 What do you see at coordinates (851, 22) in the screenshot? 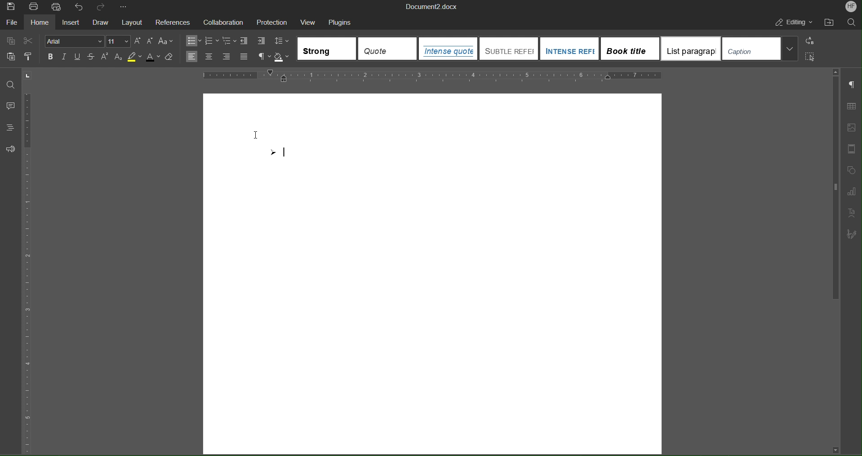
I see `Search` at bounding box center [851, 22].